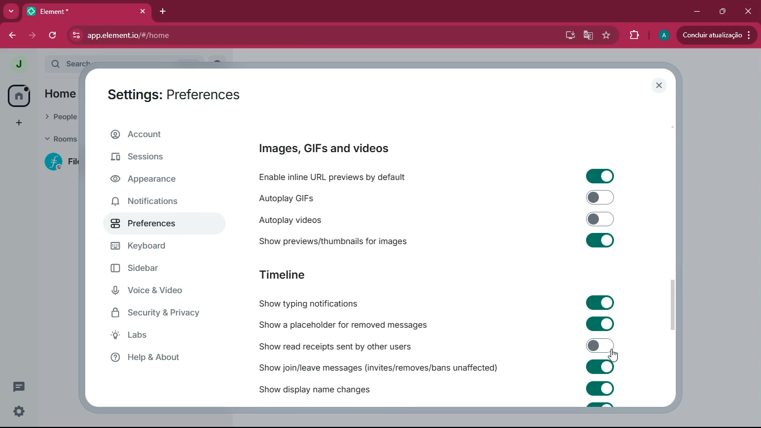  What do you see at coordinates (160, 159) in the screenshot?
I see `sessions` at bounding box center [160, 159].